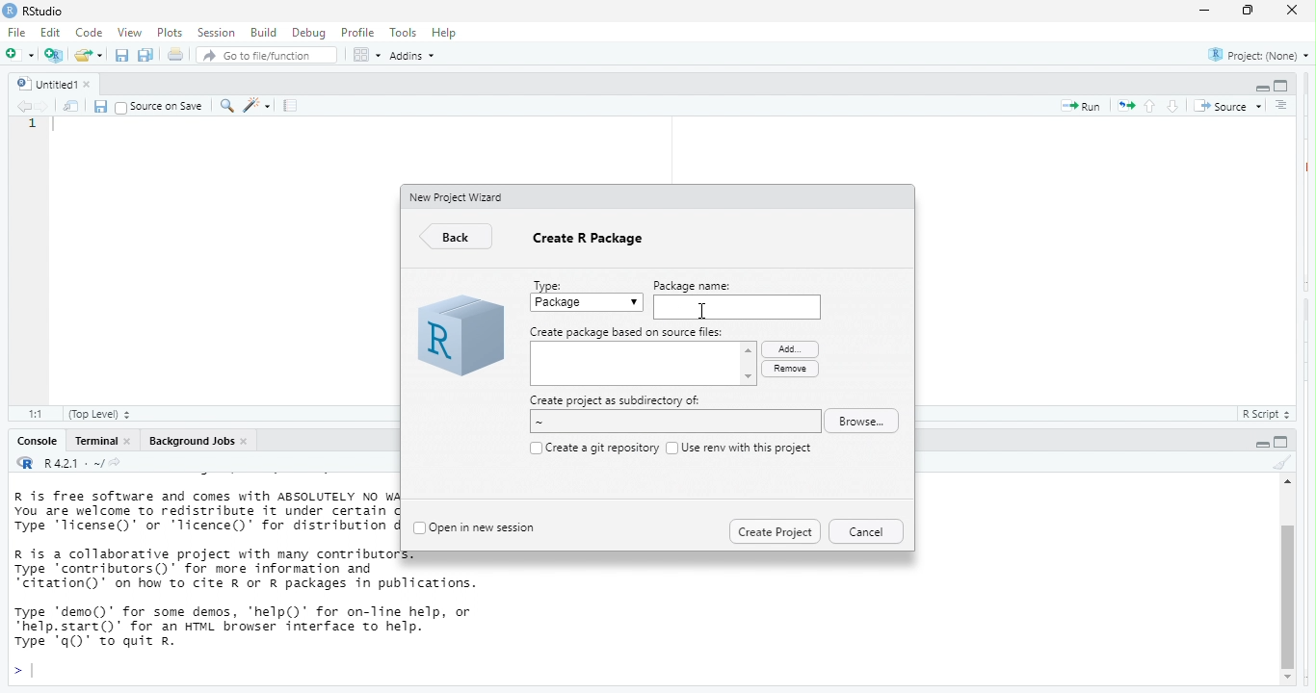 This screenshot has height=693, width=1316. Describe the element at coordinates (18, 55) in the screenshot. I see `new file` at that location.